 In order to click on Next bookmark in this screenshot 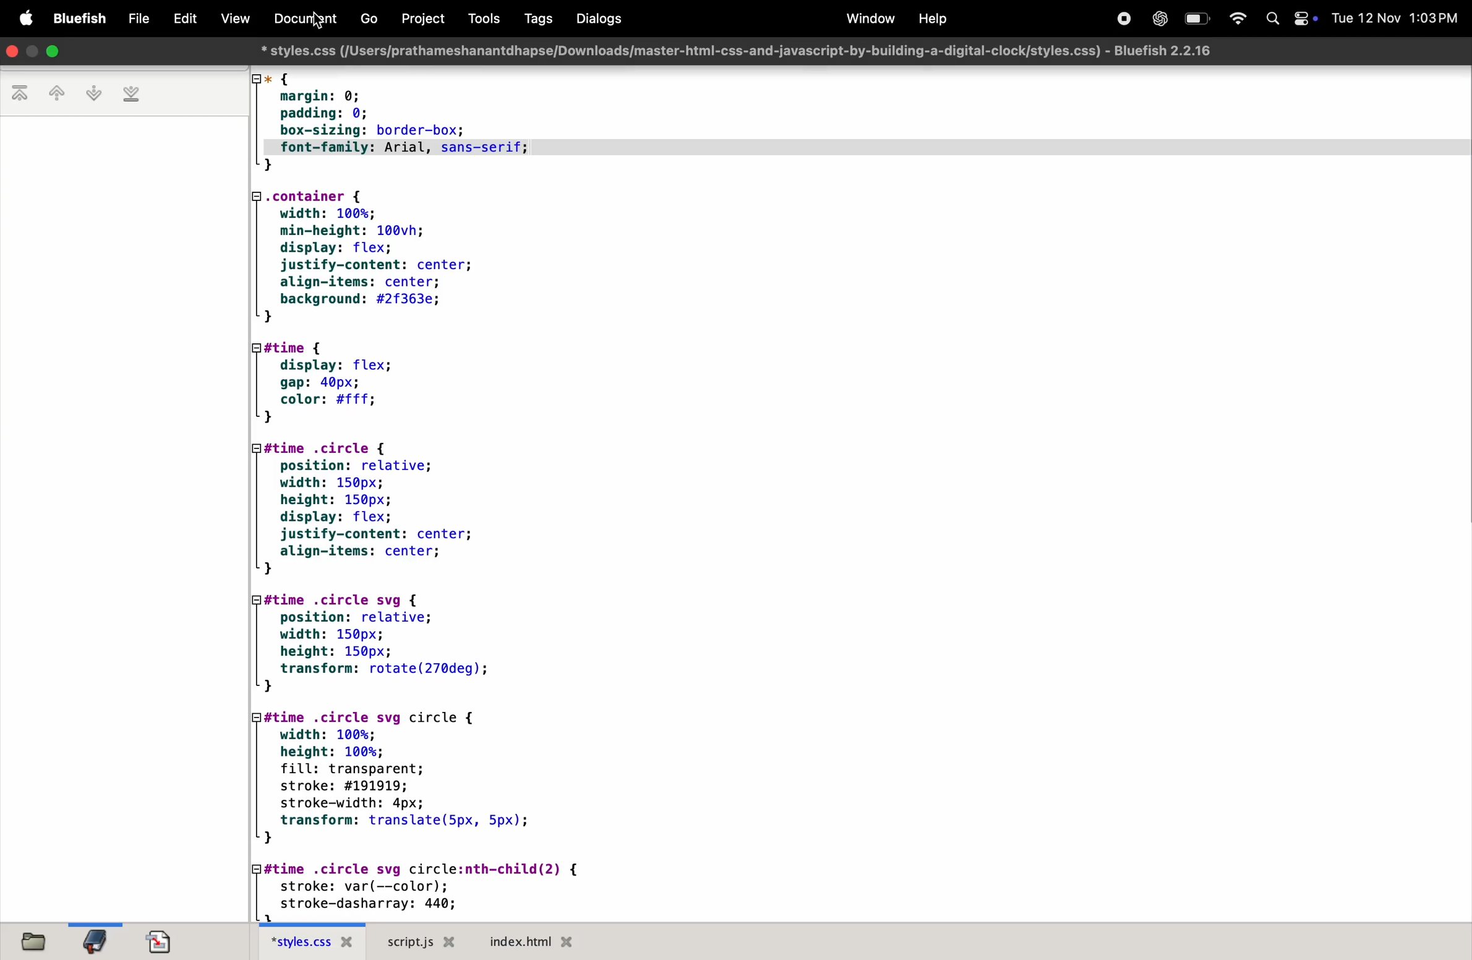, I will do `click(93, 92)`.